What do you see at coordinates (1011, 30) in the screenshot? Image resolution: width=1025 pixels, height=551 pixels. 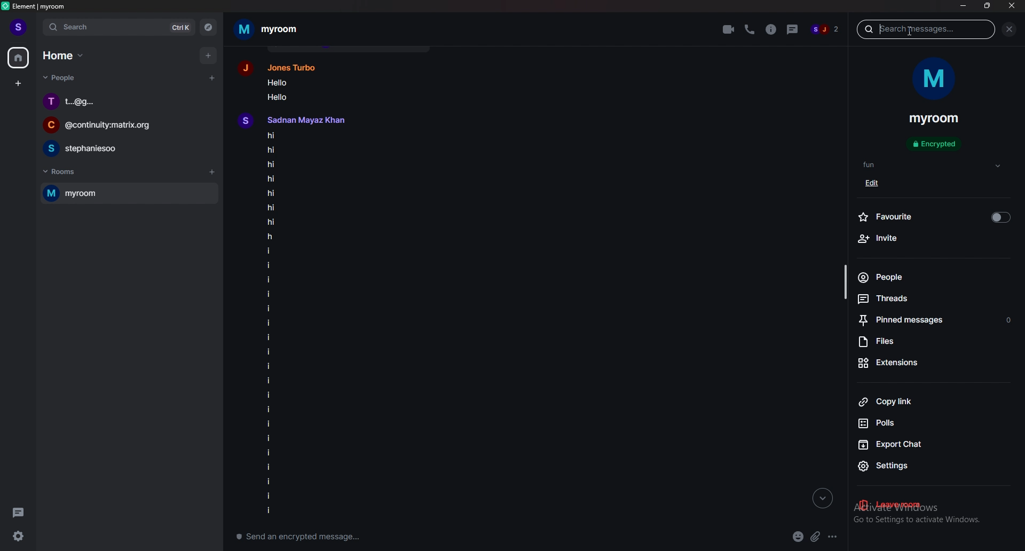 I see `close sidebar` at bounding box center [1011, 30].